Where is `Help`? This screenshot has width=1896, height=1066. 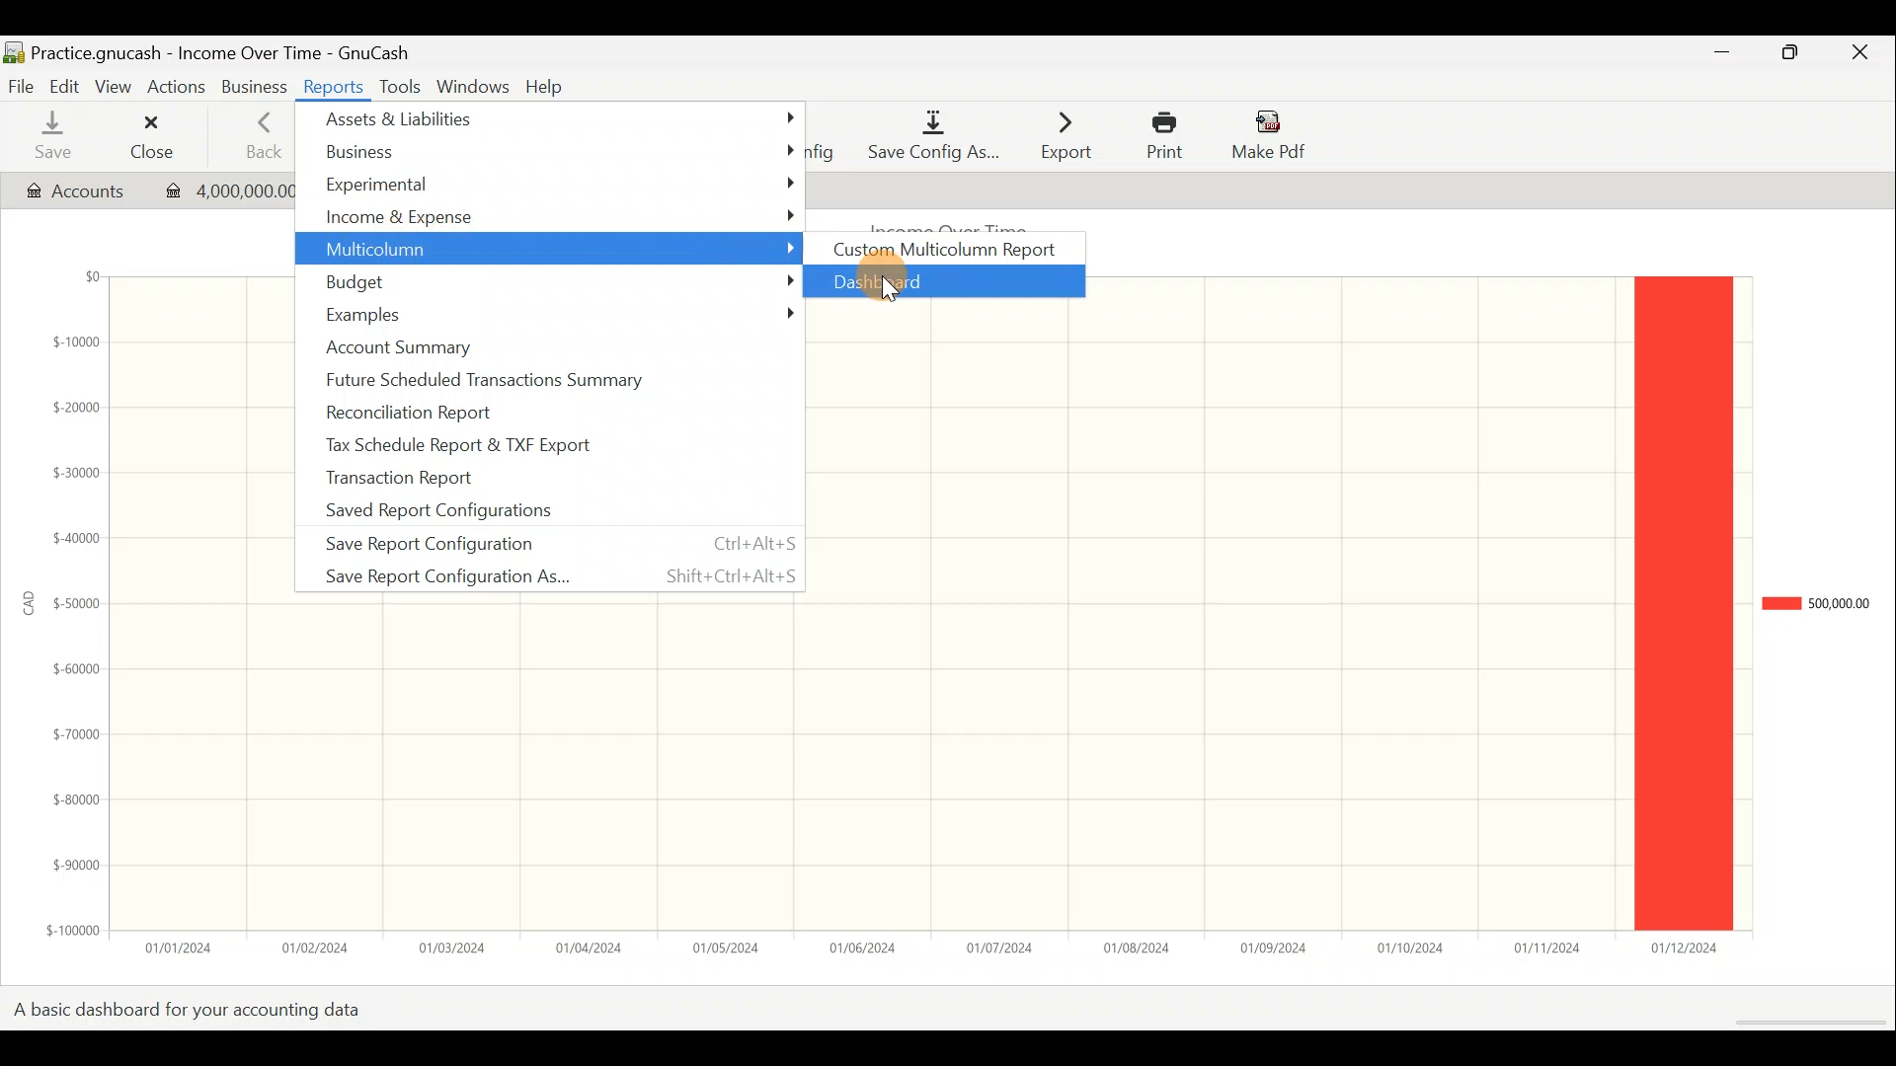
Help is located at coordinates (549, 84).